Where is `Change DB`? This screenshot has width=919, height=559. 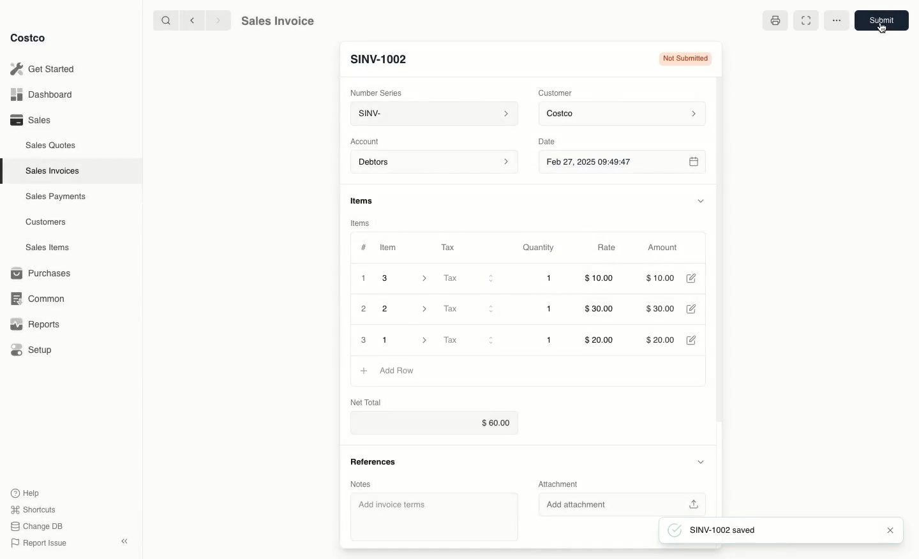 Change DB is located at coordinates (38, 525).